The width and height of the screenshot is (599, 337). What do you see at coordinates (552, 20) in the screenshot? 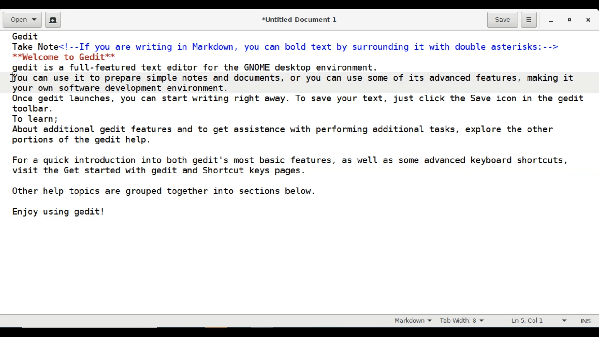
I see `minimize` at bounding box center [552, 20].